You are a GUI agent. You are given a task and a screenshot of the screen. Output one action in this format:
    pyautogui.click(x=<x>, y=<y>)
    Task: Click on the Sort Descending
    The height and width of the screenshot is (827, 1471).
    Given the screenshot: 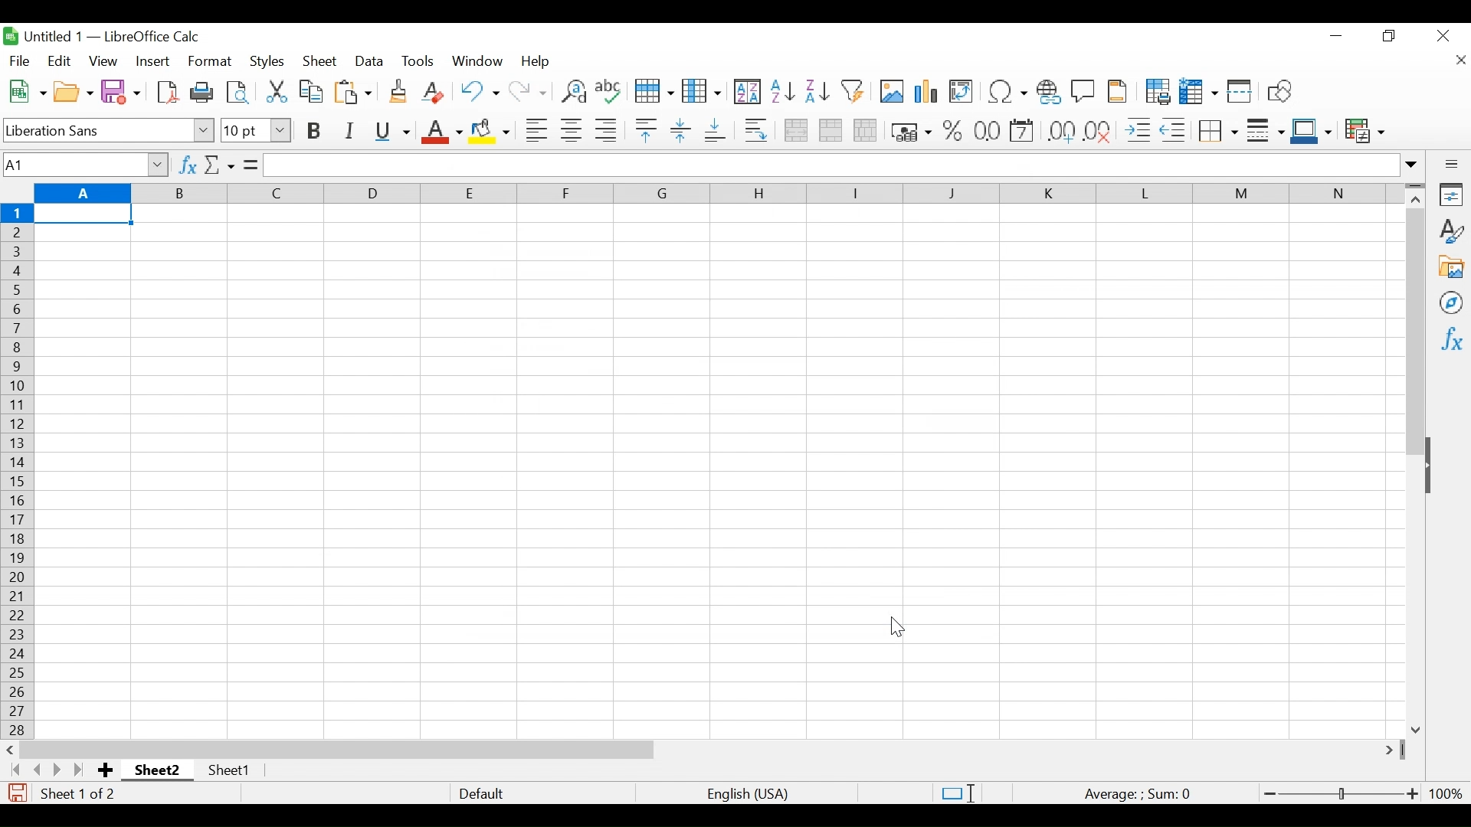 What is the action you would take?
    pyautogui.click(x=817, y=92)
    